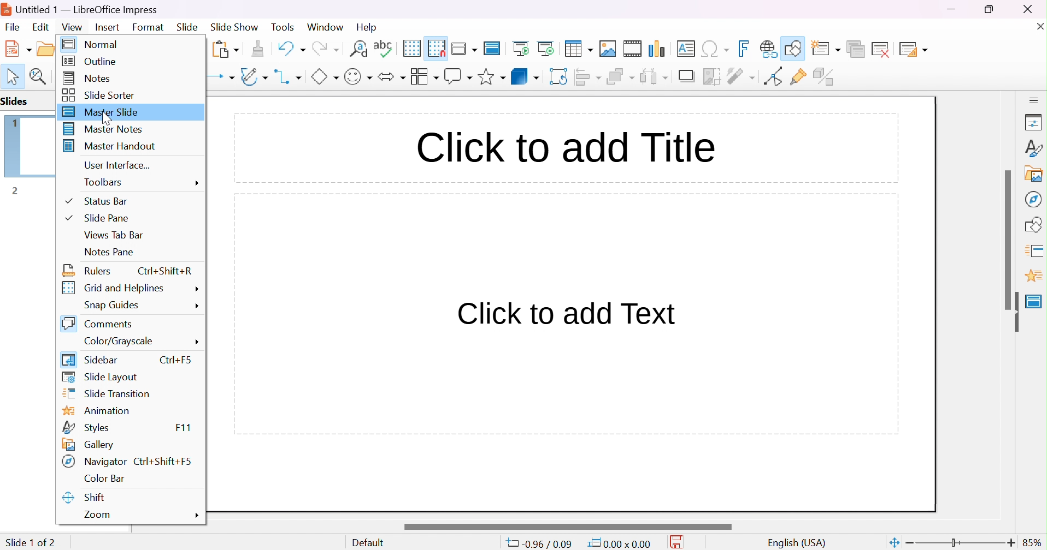 This screenshot has height=550, width=1047. Describe the element at coordinates (187, 27) in the screenshot. I see `slide` at that location.